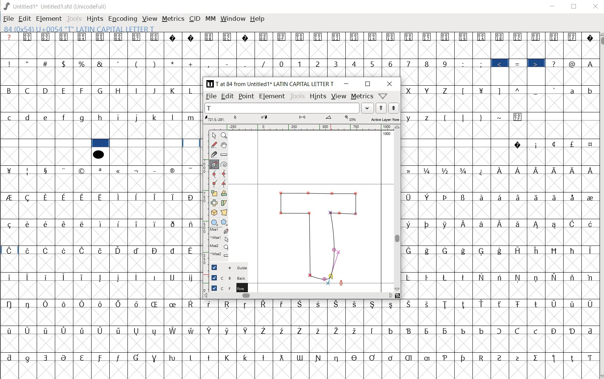  What do you see at coordinates (319, 235) in the screenshot?
I see `glyph letter T with curve added to base` at bounding box center [319, 235].